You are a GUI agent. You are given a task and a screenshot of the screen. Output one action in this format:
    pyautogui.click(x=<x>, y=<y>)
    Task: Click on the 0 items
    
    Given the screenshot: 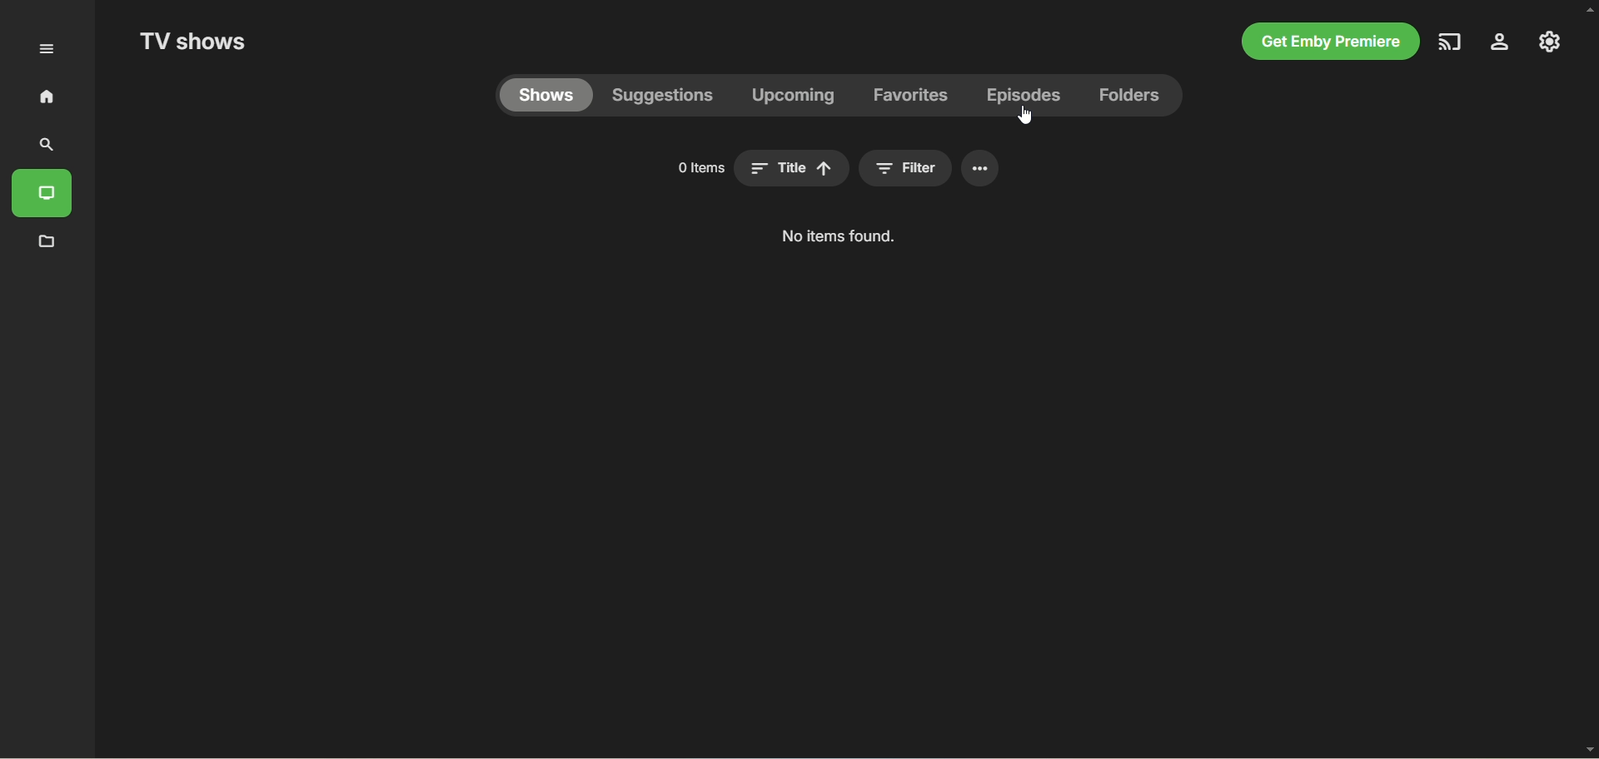 What is the action you would take?
    pyautogui.click(x=700, y=168)
    